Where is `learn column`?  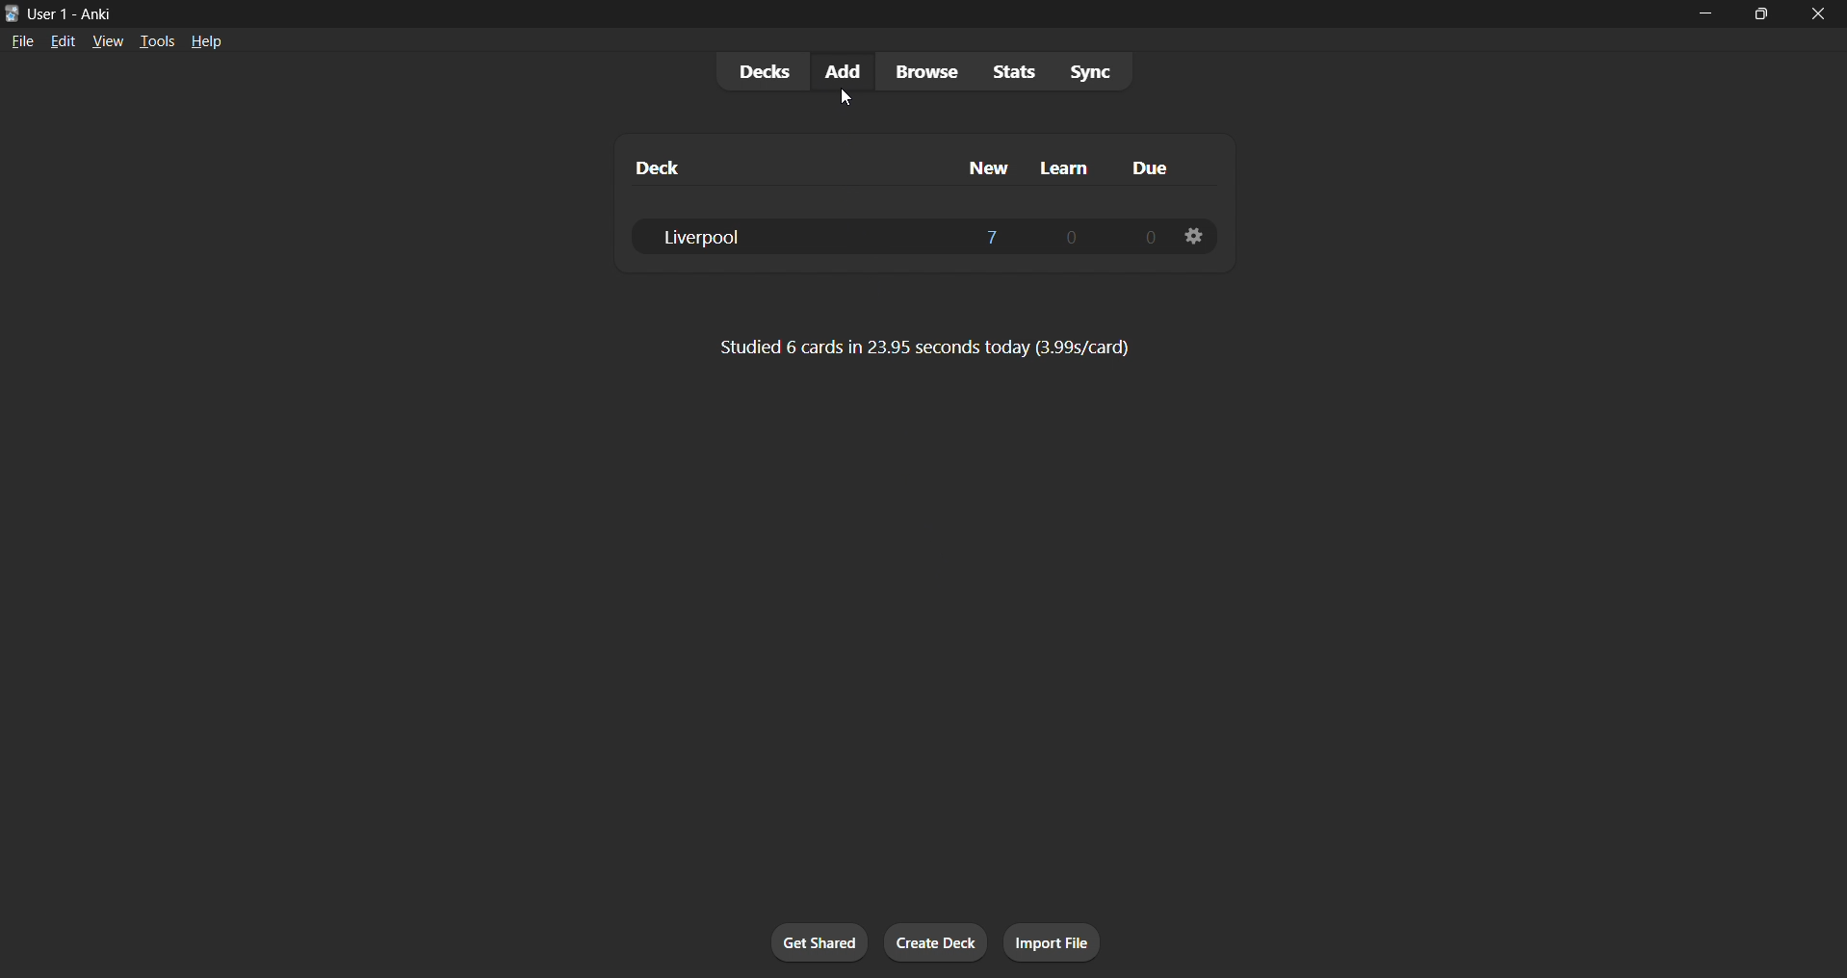 learn column is located at coordinates (1068, 167).